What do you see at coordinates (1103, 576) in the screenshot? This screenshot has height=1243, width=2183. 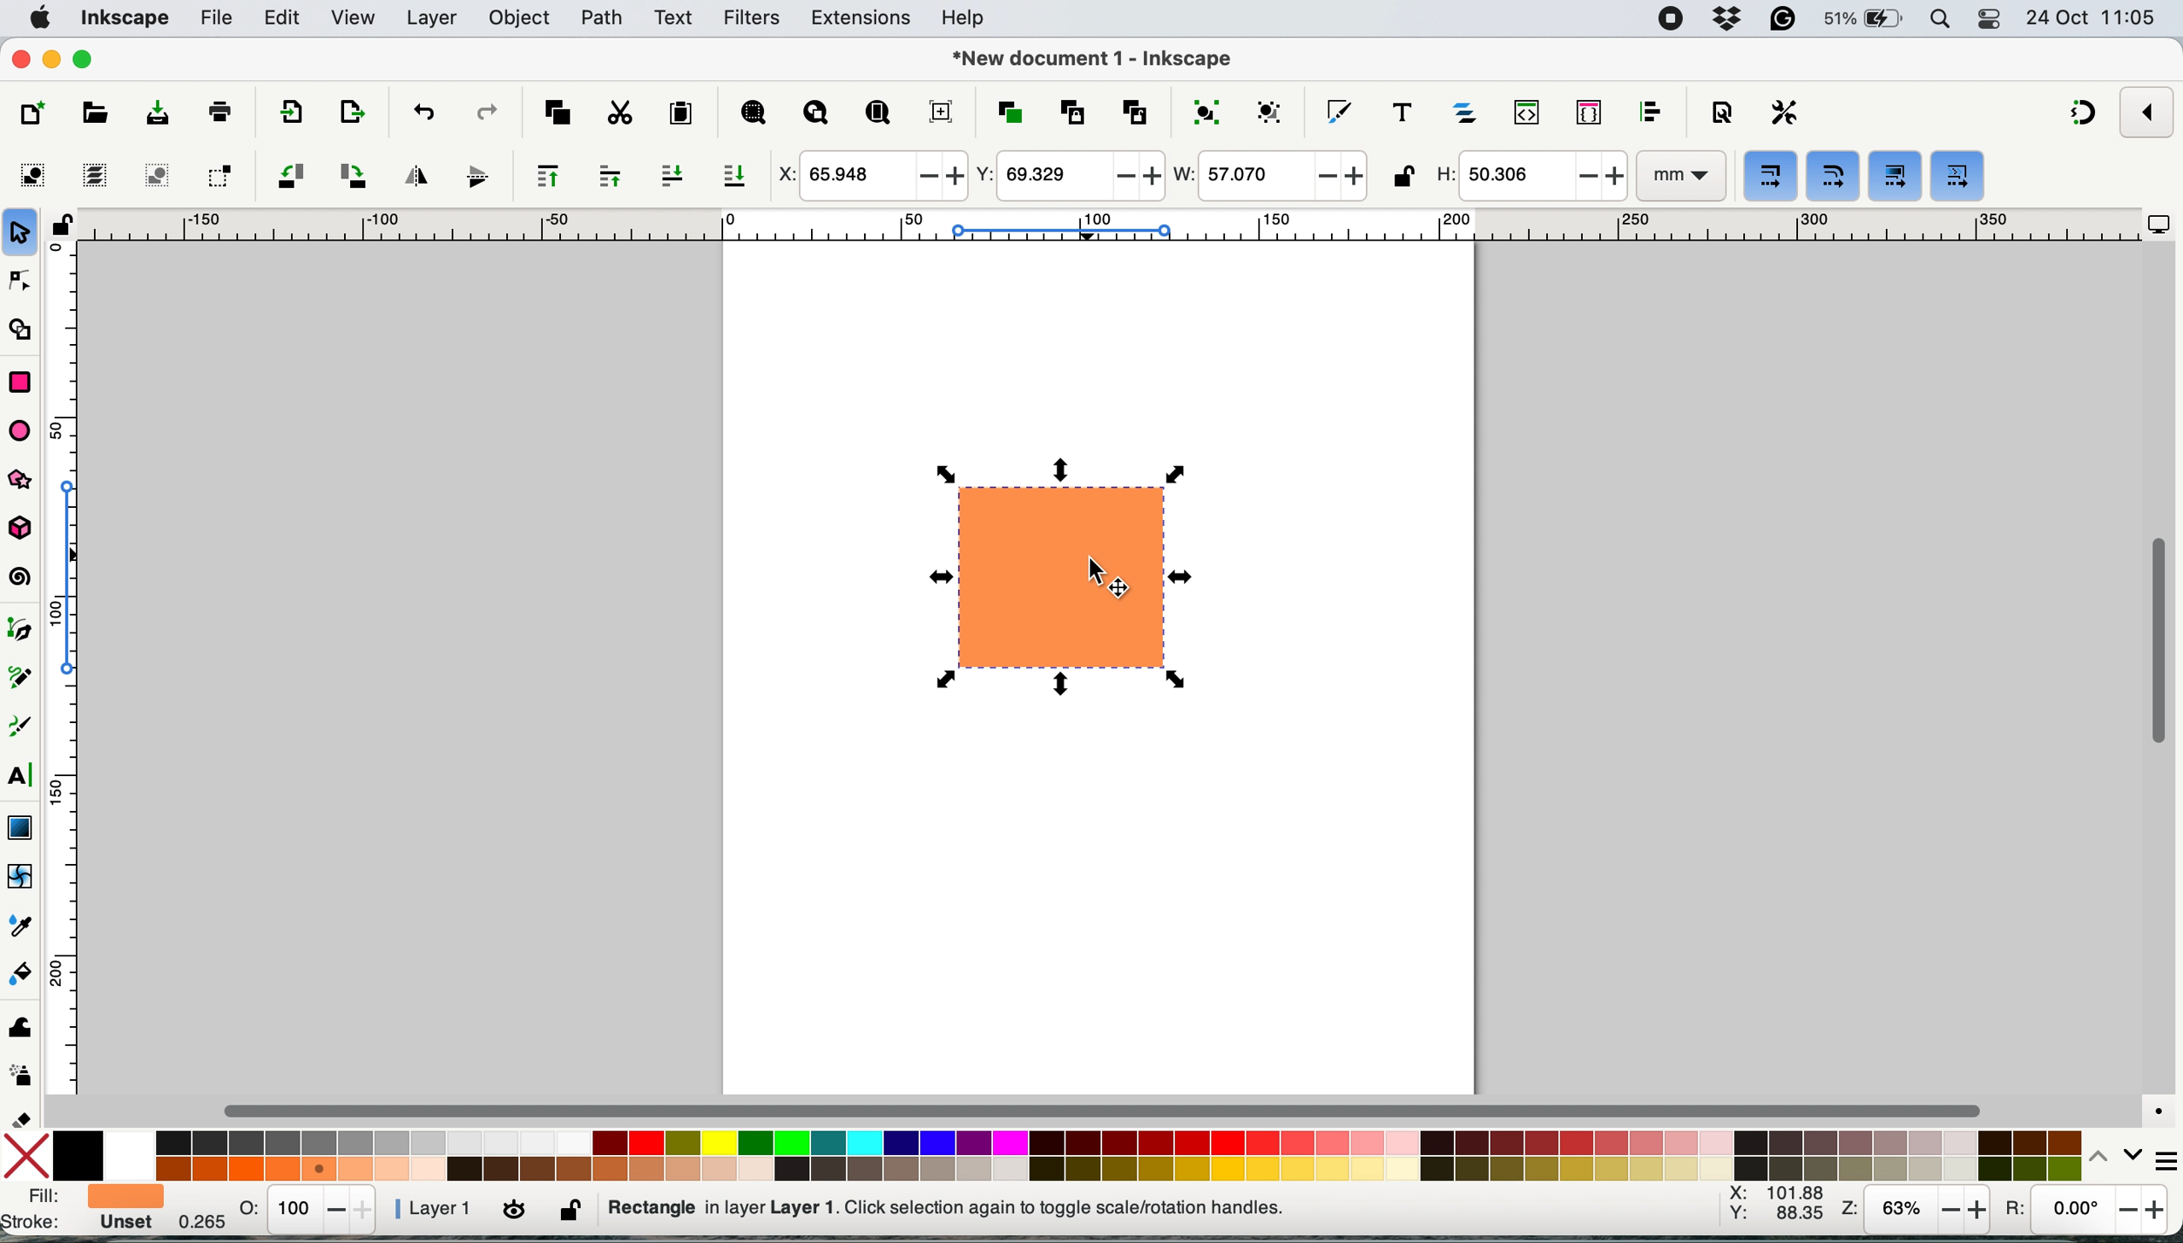 I see `cursor` at bounding box center [1103, 576].